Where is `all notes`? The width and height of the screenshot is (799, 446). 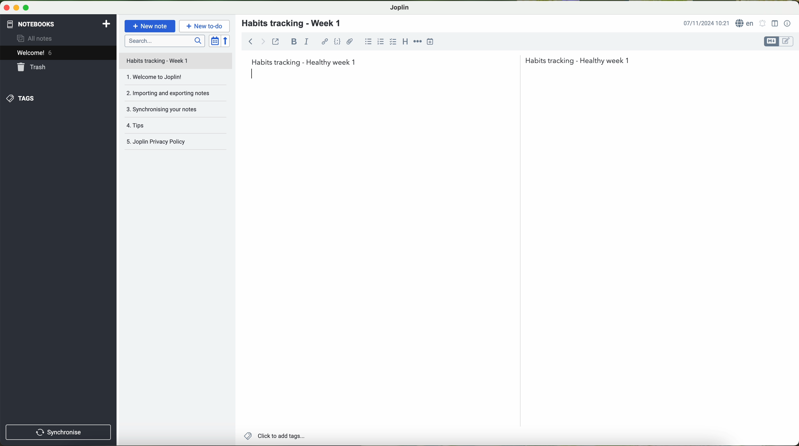
all notes is located at coordinates (36, 38).